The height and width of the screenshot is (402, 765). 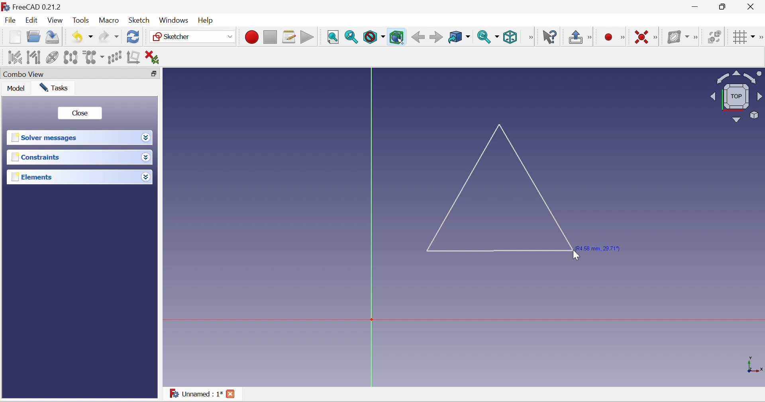 I want to click on Execute macro, so click(x=306, y=36).